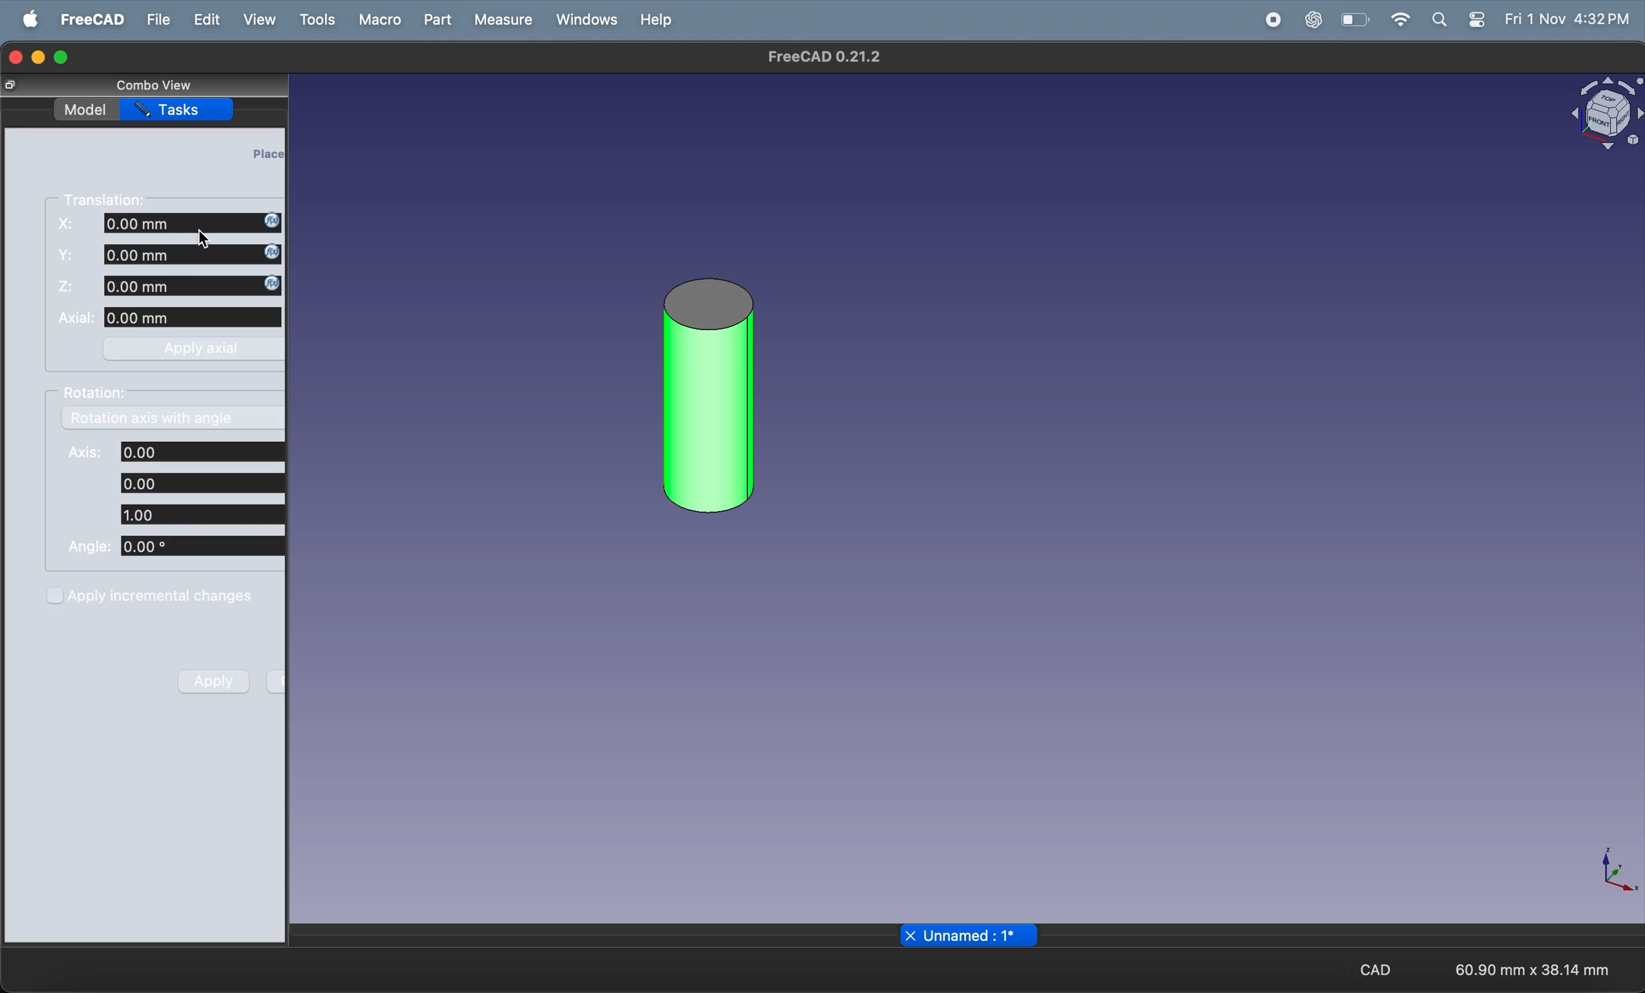 The width and height of the screenshot is (1645, 993). I want to click on chat gpt, so click(1310, 21).